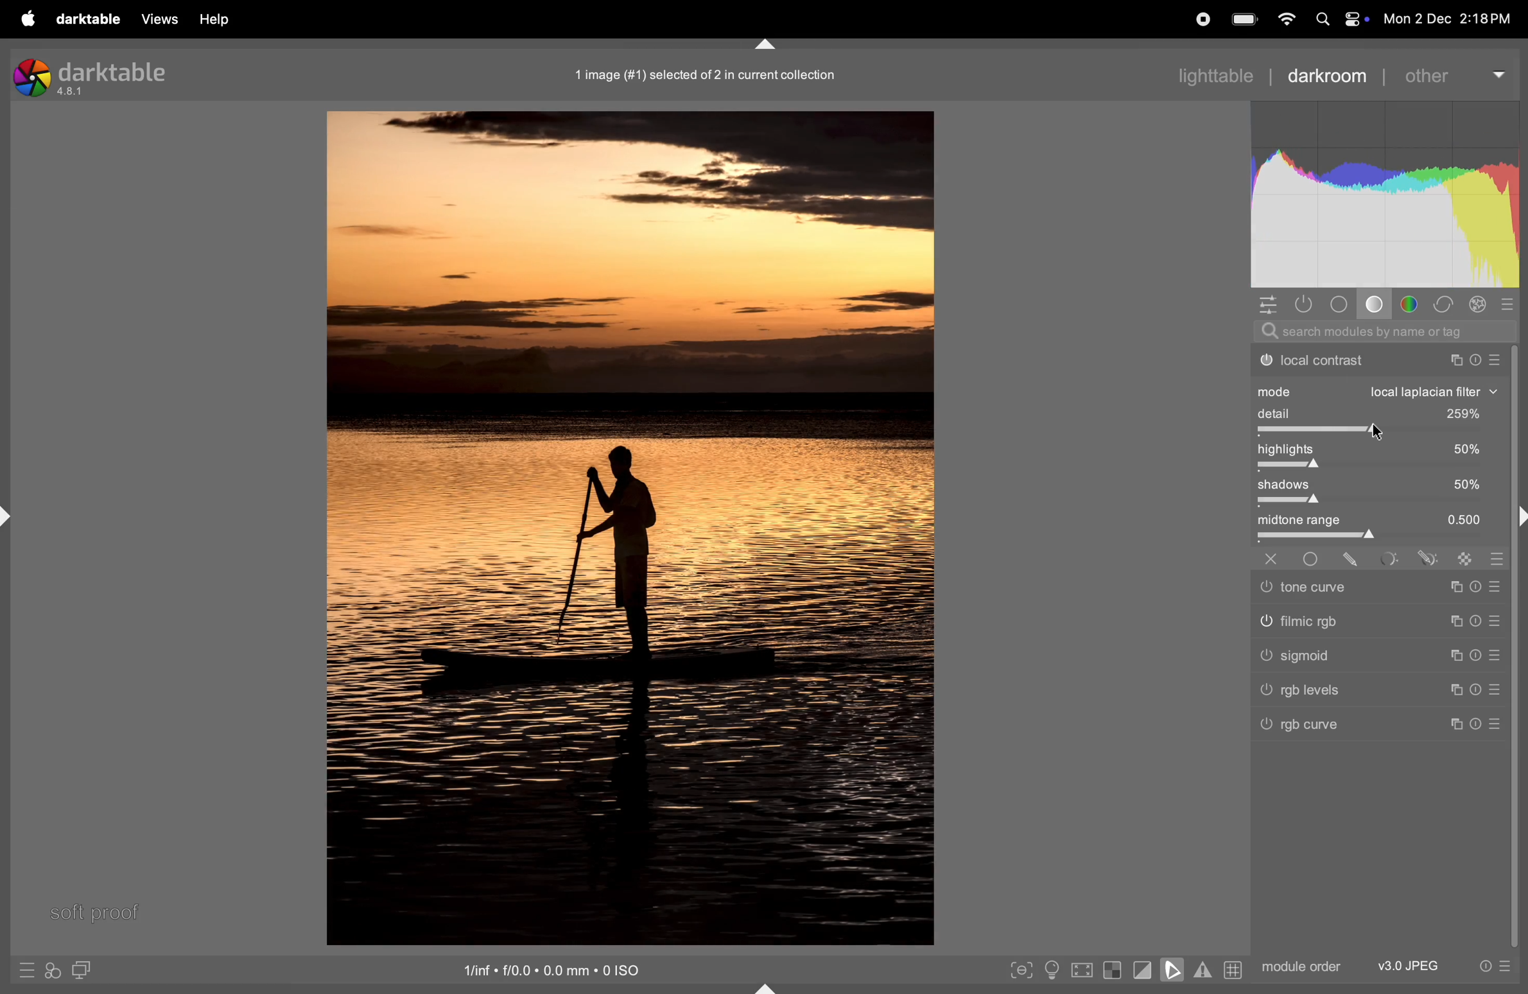 The image size is (1528, 994). Describe the element at coordinates (220, 19) in the screenshot. I see `help` at that location.